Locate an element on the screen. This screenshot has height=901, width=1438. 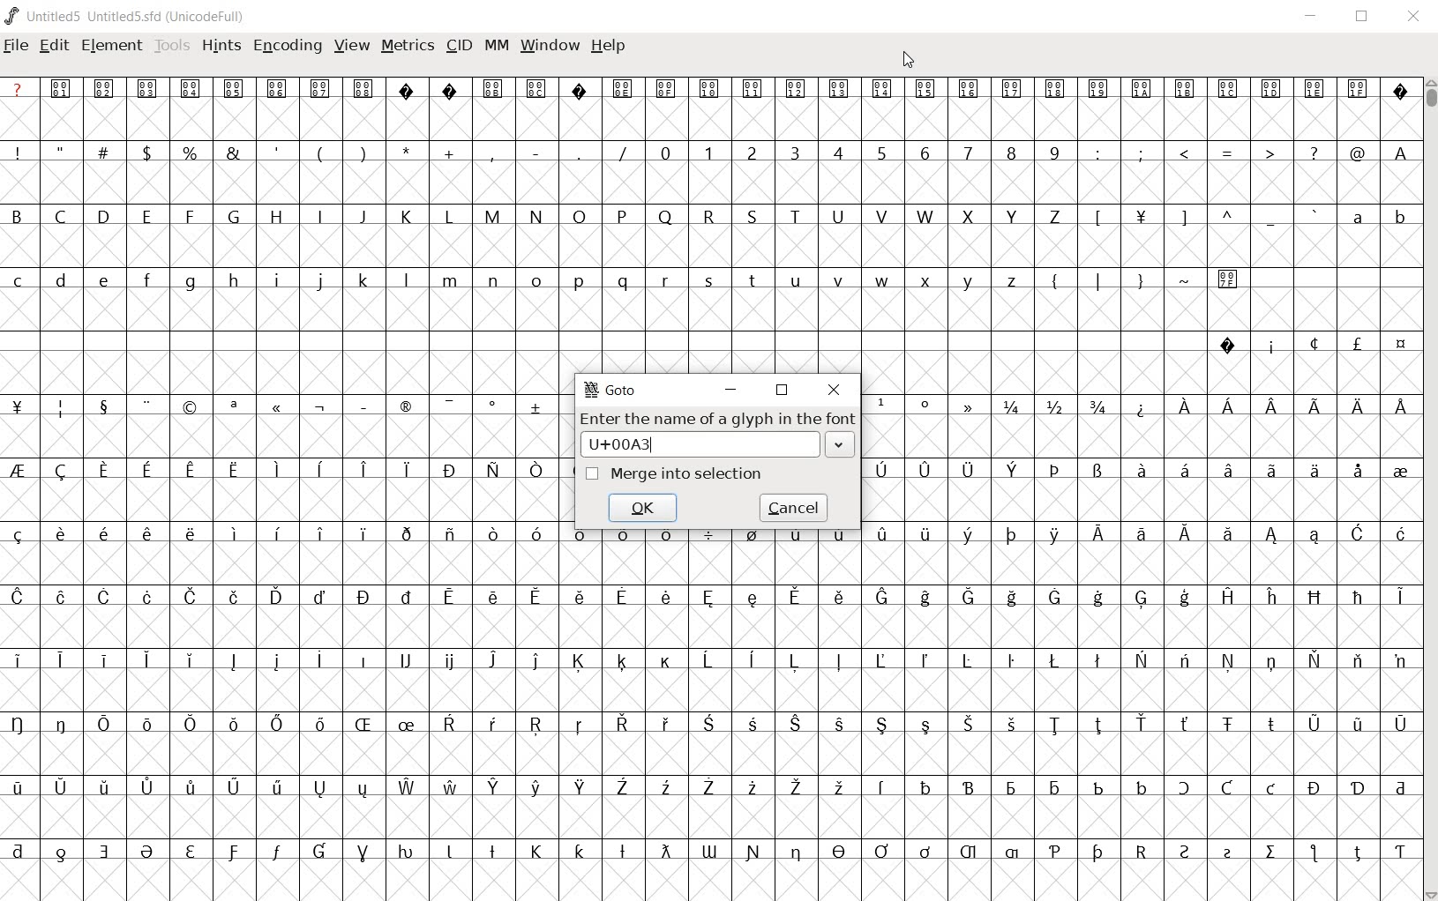
Symbol is located at coordinates (577, 88).